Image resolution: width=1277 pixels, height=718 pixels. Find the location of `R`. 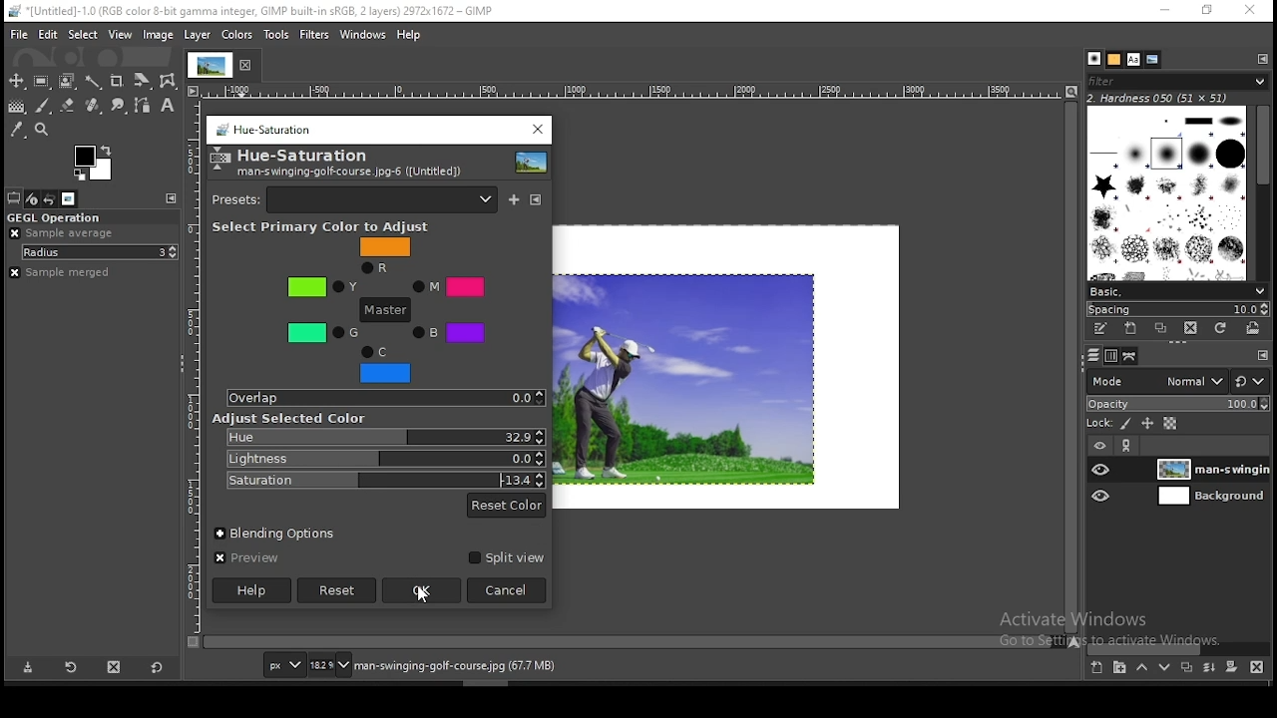

R is located at coordinates (384, 255).